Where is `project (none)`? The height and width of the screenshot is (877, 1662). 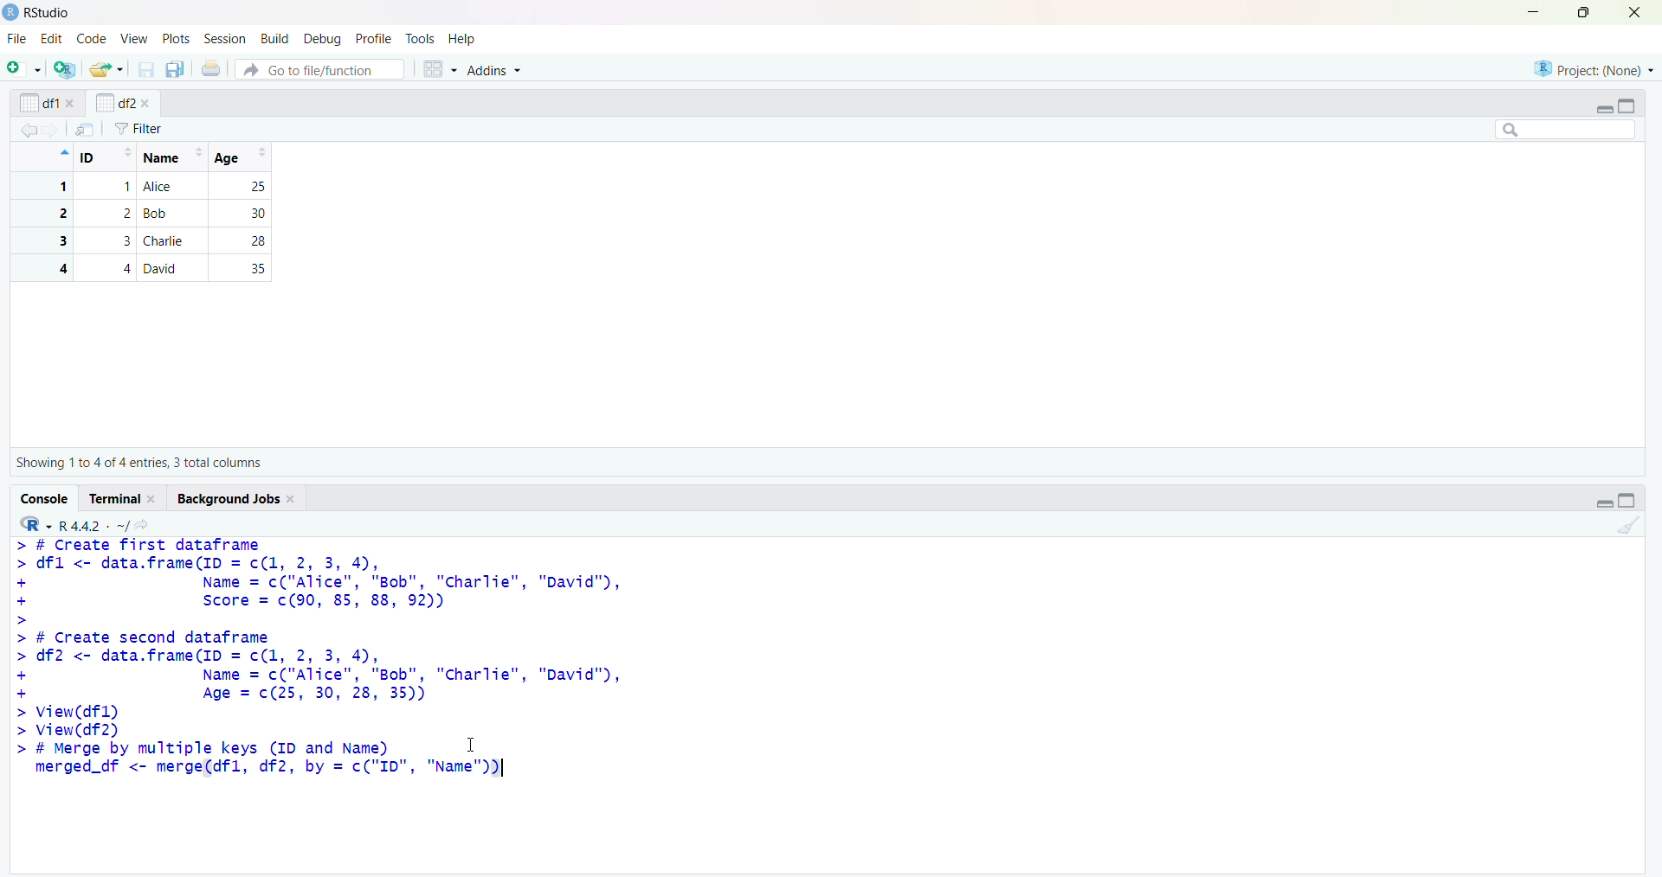
project (none) is located at coordinates (1594, 68).